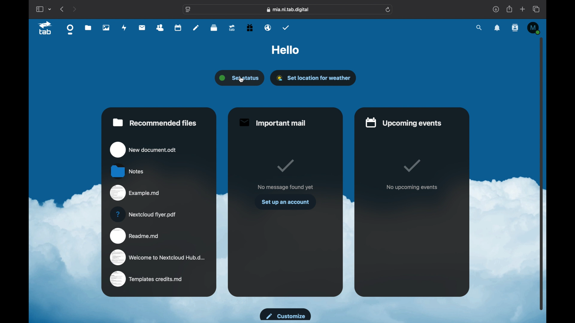 The height and width of the screenshot is (323, 575). Describe the element at coordinates (188, 10) in the screenshot. I see `website settings` at that location.